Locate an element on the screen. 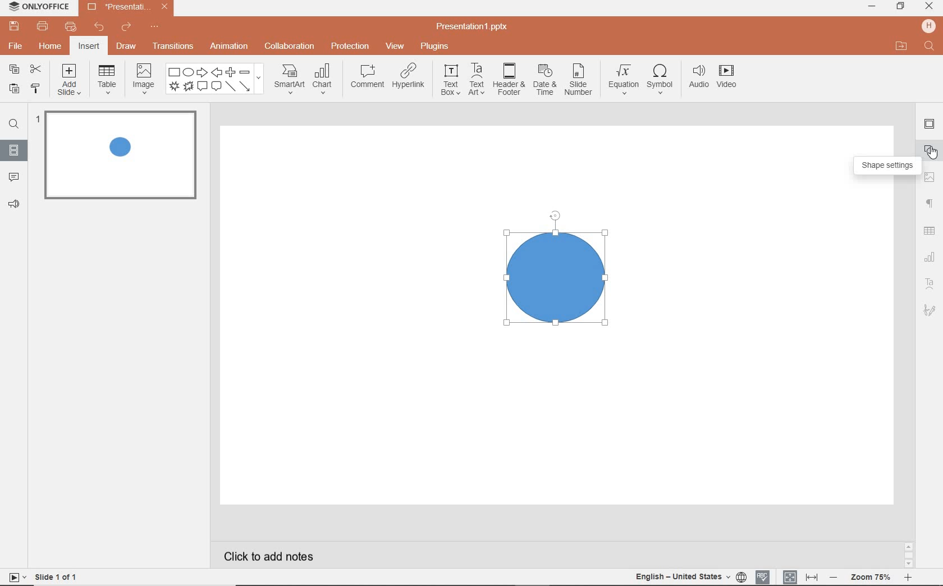 This screenshot has height=586, width=943. comment is located at coordinates (367, 76).